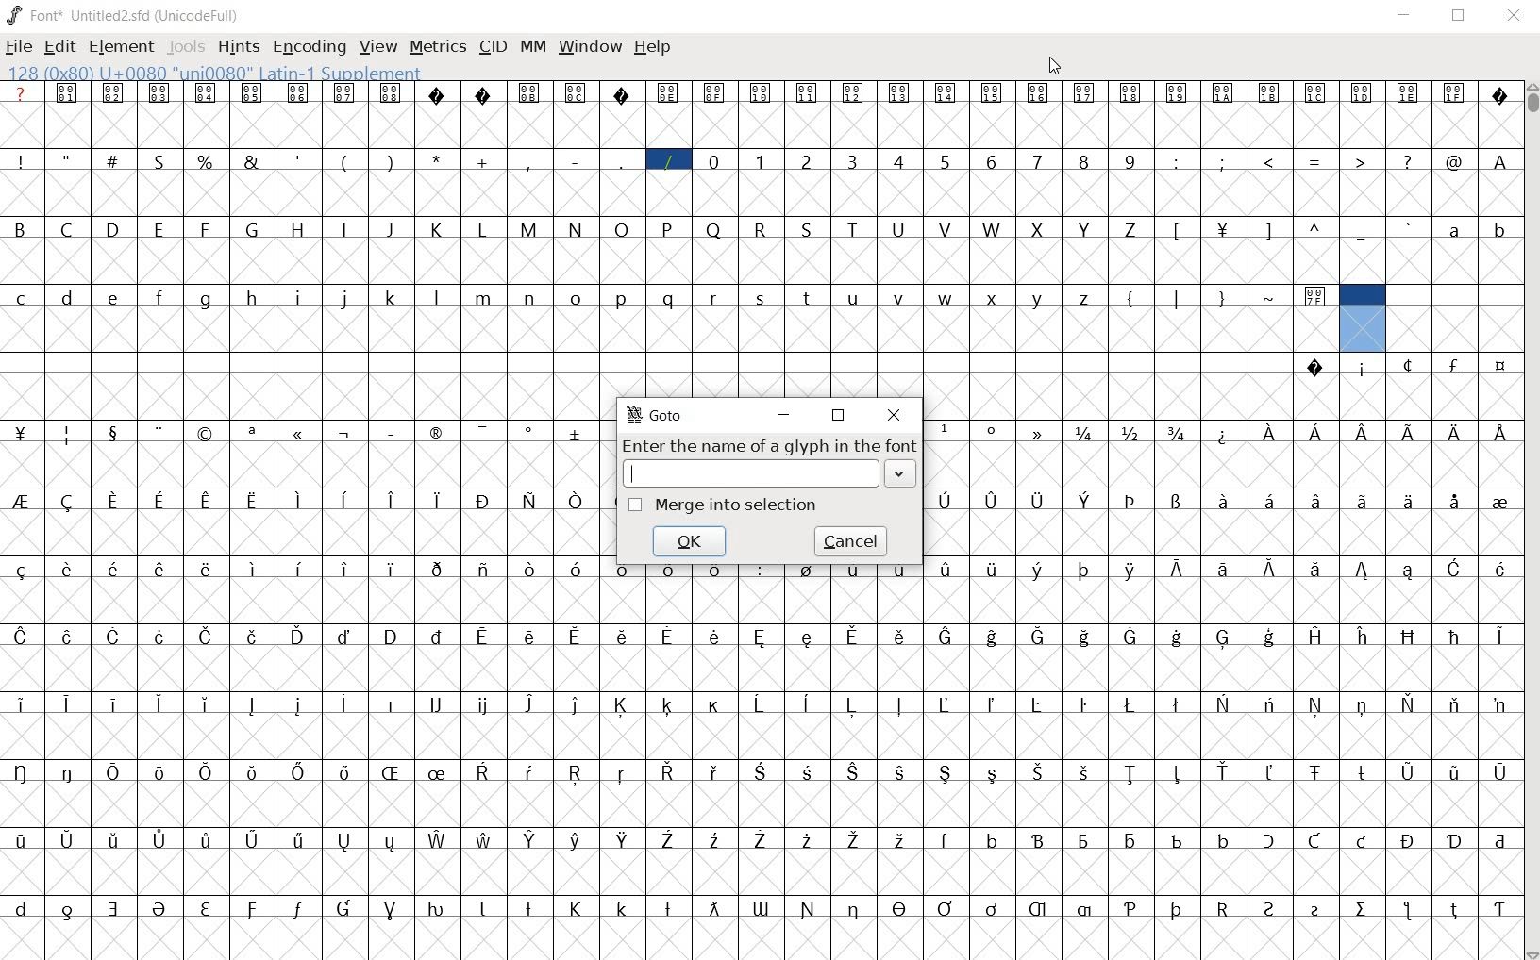 The width and height of the screenshot is (1540, 960). What do you see at coordinates (1087, 569) in the screenshot?
I see `Symbol` at bounding box center [1087, 569].